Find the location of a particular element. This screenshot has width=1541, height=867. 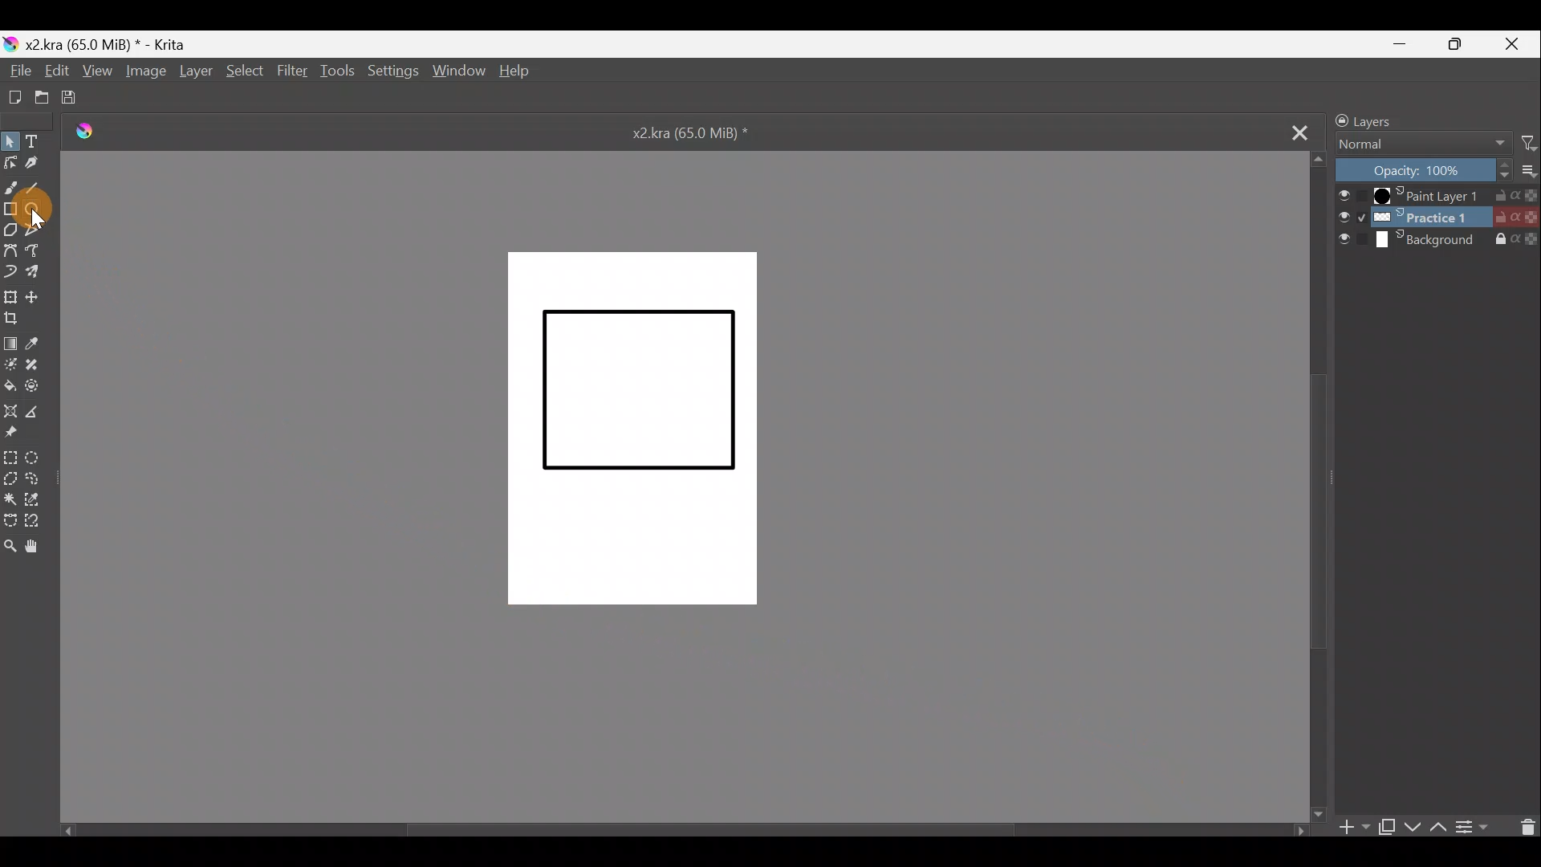

Zoom tool is located at coordinates (10, 552).